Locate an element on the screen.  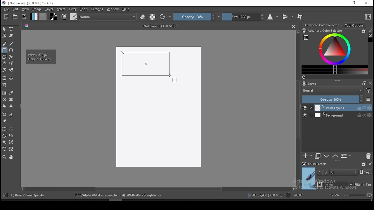
pan tool is located at coordinates (11, 157).